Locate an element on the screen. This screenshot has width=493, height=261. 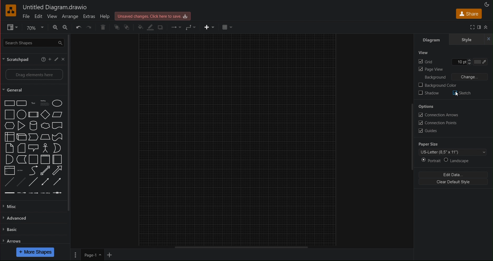
Basic is located at coordinates (31, 229).